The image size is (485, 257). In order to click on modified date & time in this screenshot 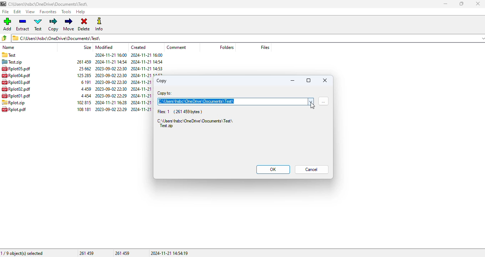, I will do `click(111, 76)`.